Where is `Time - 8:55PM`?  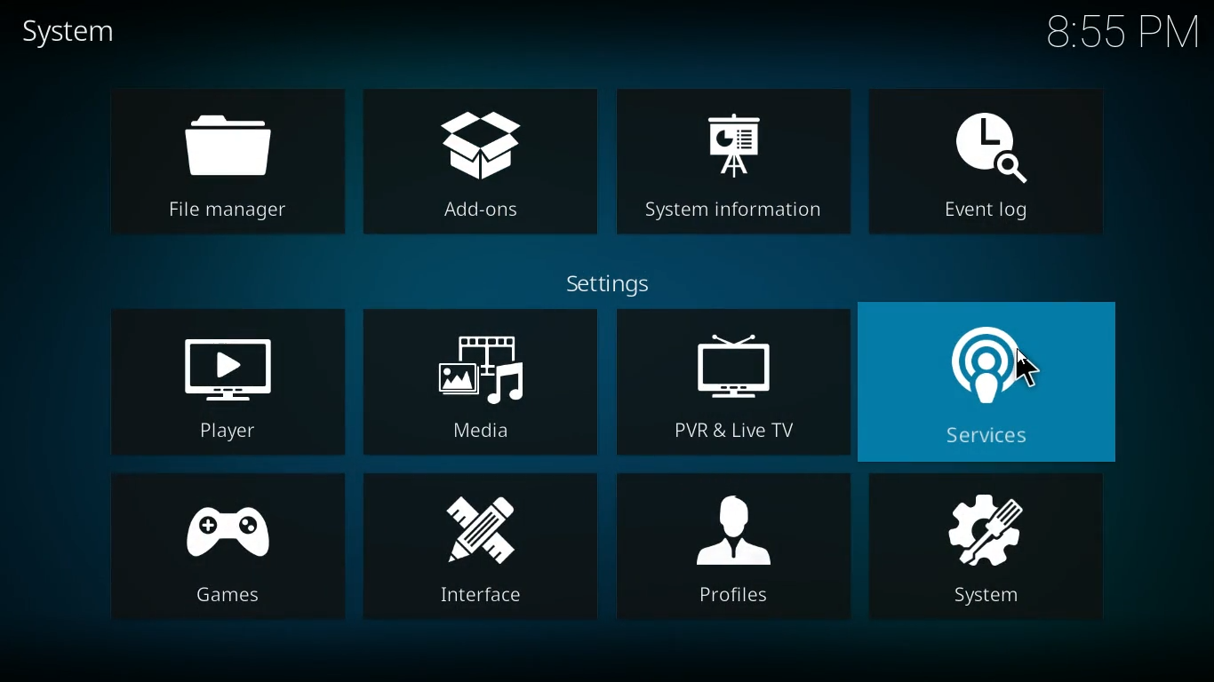
Time - 8:55PM is located at coordinates (1123, 31).